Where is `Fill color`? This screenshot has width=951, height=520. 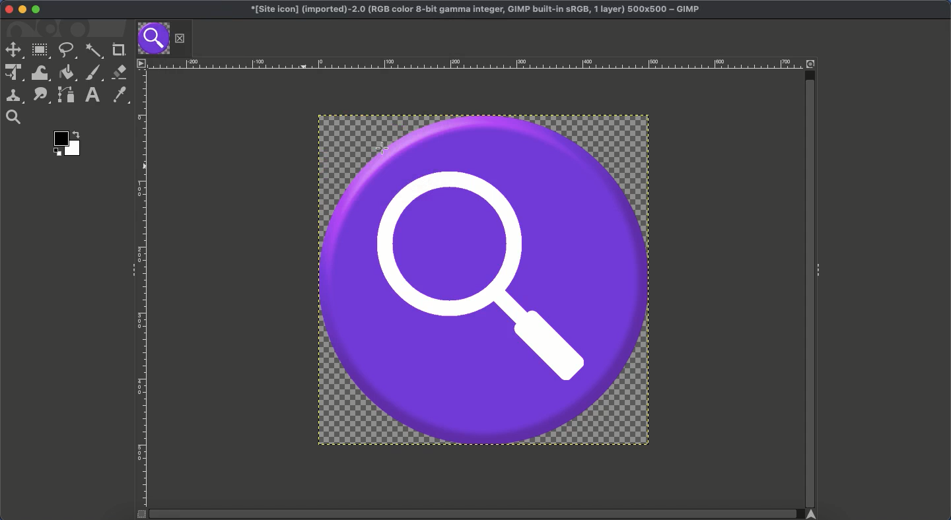
Fill color is located at coordinates (66, 73).